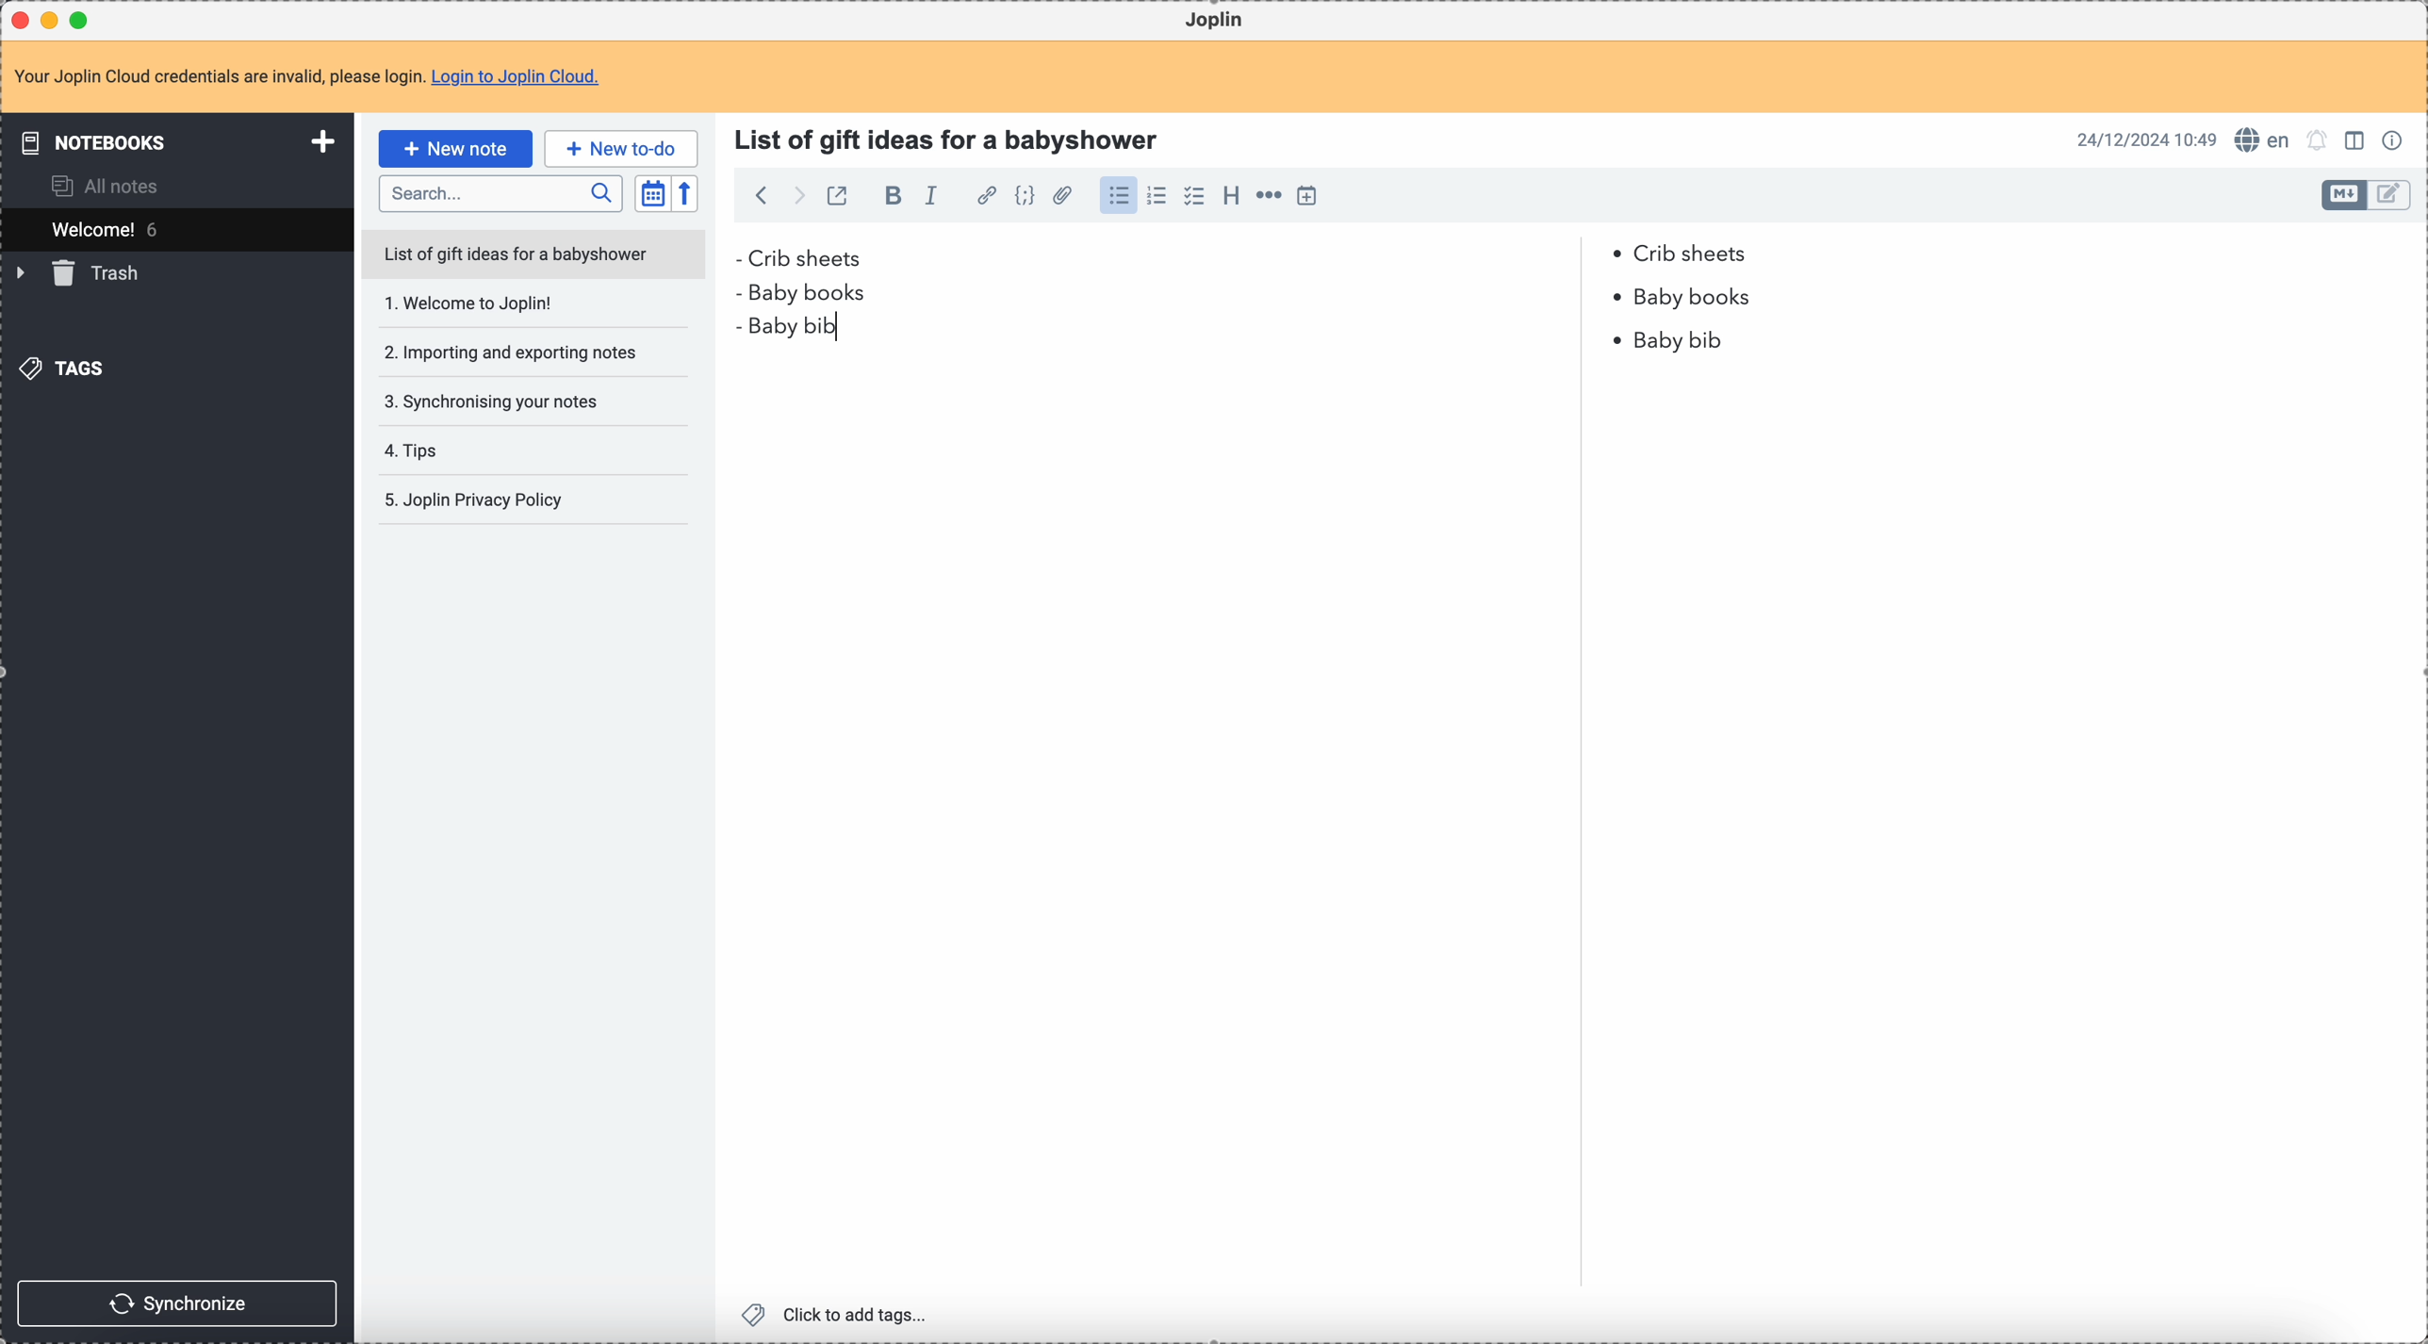 The image size is (2428, 1344). I want to click on note, so click(306, 76).